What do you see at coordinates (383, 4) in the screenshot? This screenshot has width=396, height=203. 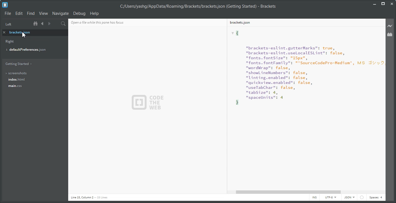 I see `Maximize` at bounding box center [383, 4].